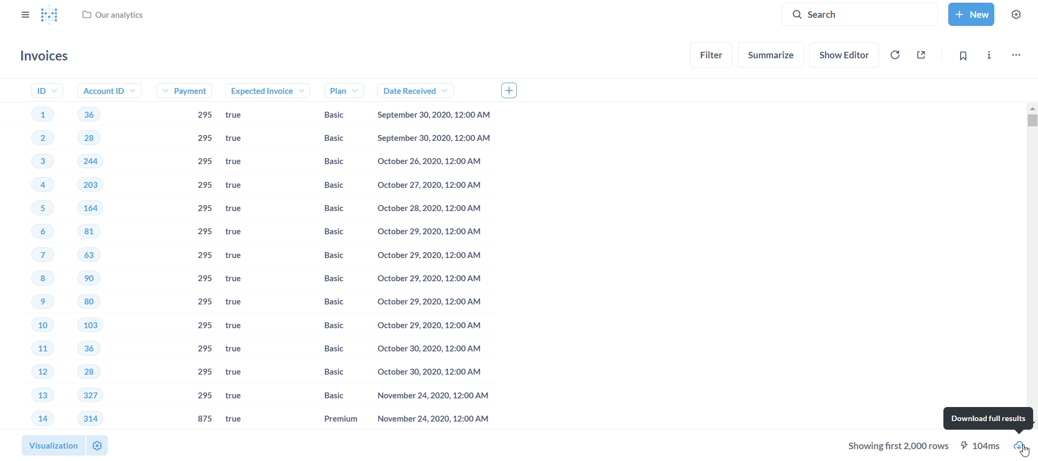  Describe the element at coordinates (429, 210) in the screenshot. I see `October 28, 2020, 12:00 AM` at that location.